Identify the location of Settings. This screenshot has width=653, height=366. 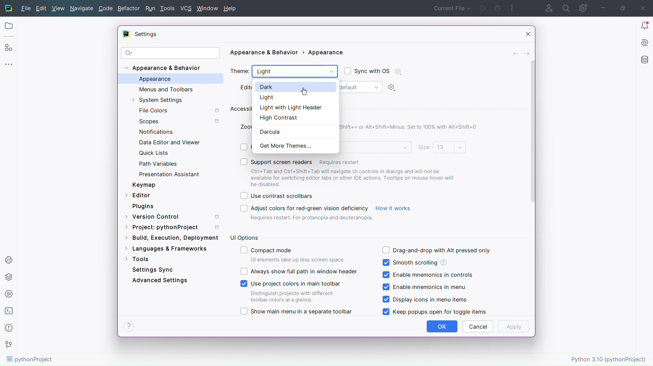
(583, 7).